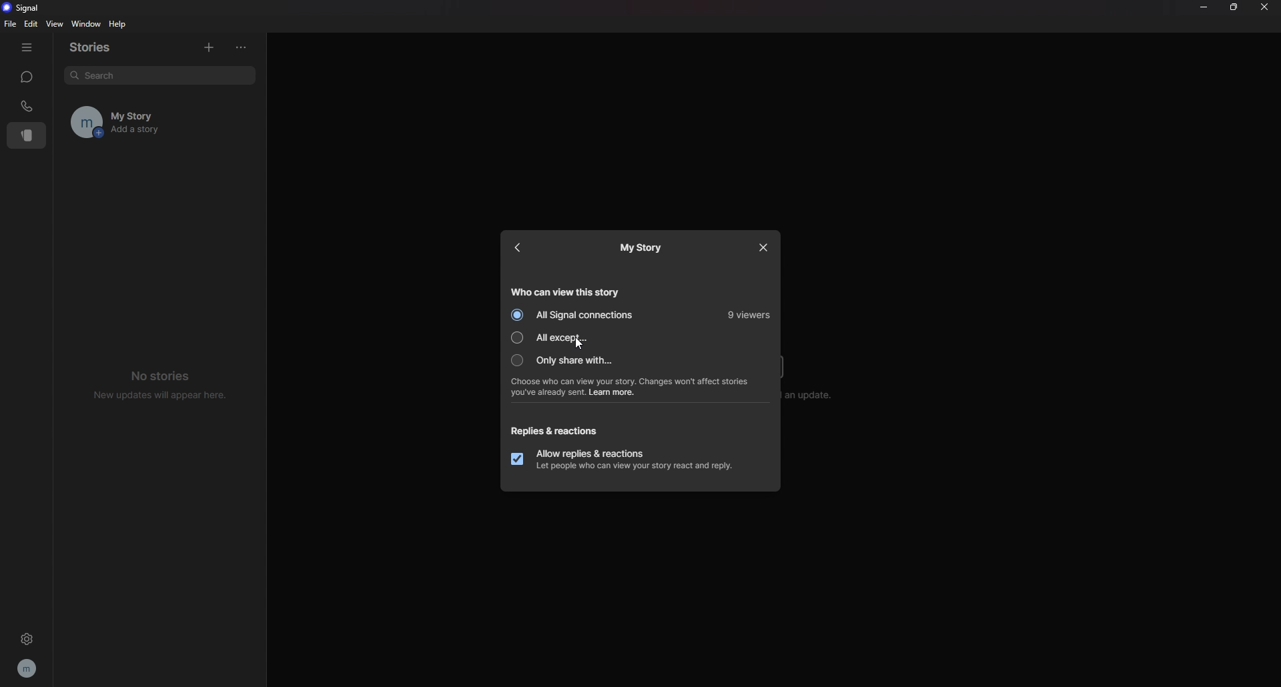 The image size is (1281, 687). I want to click on close, so click(762, 247).